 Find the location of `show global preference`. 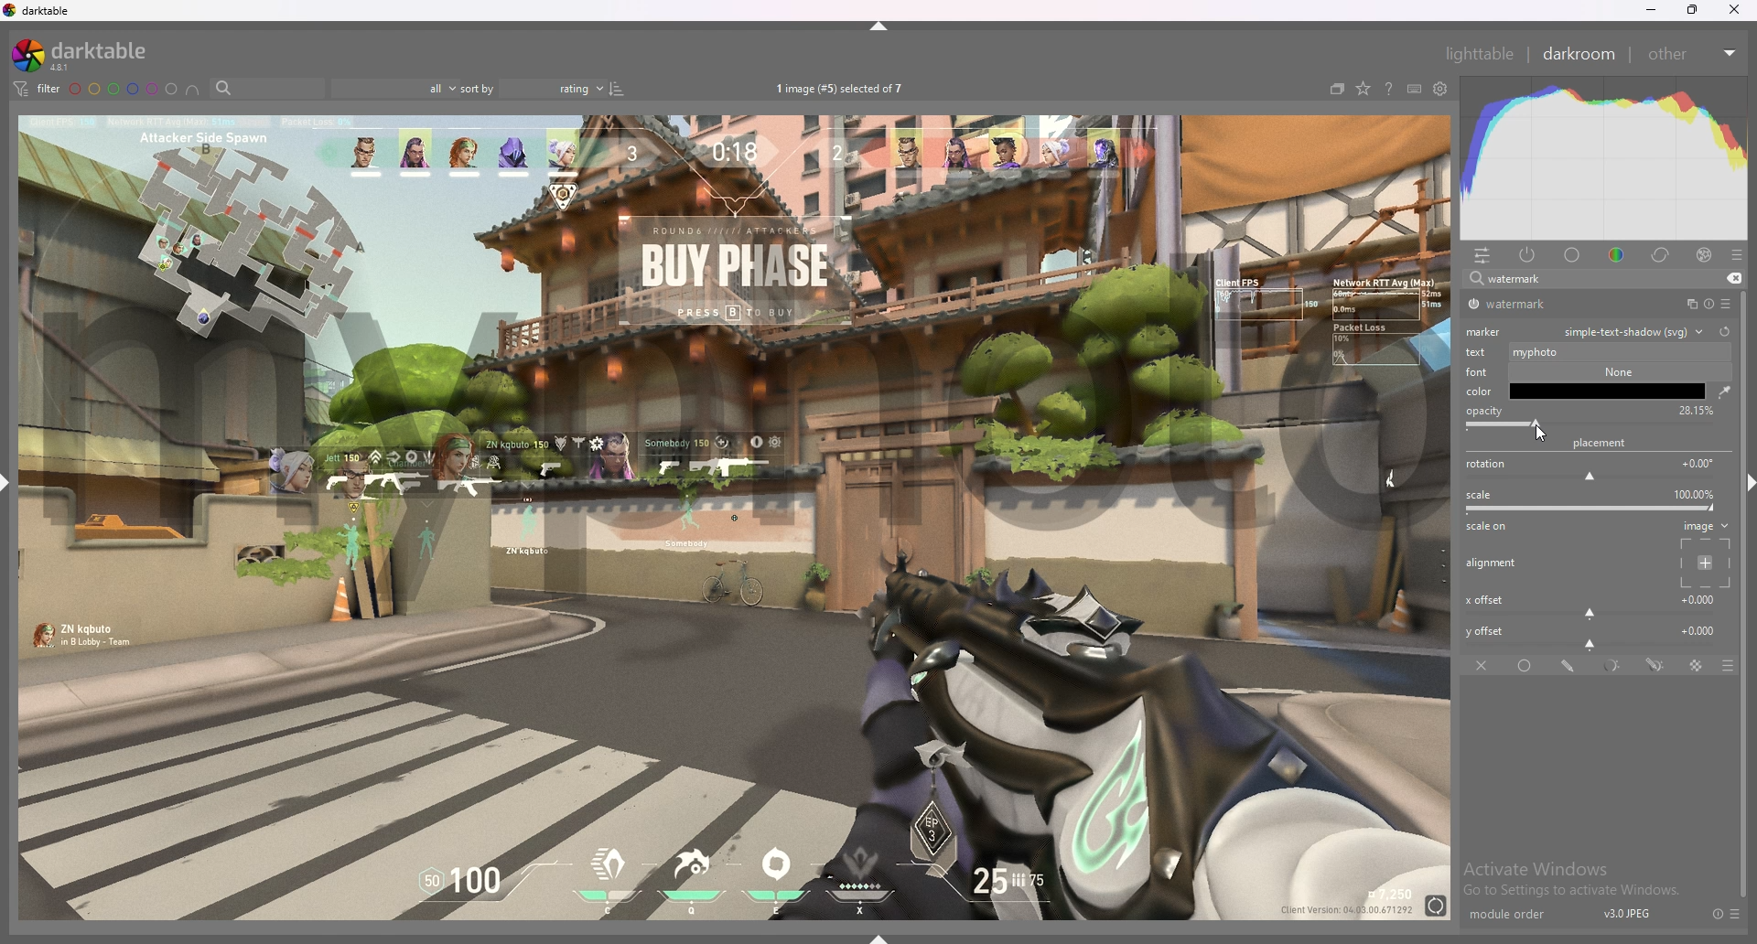

show global preference is located at coordinates (1441, 90).